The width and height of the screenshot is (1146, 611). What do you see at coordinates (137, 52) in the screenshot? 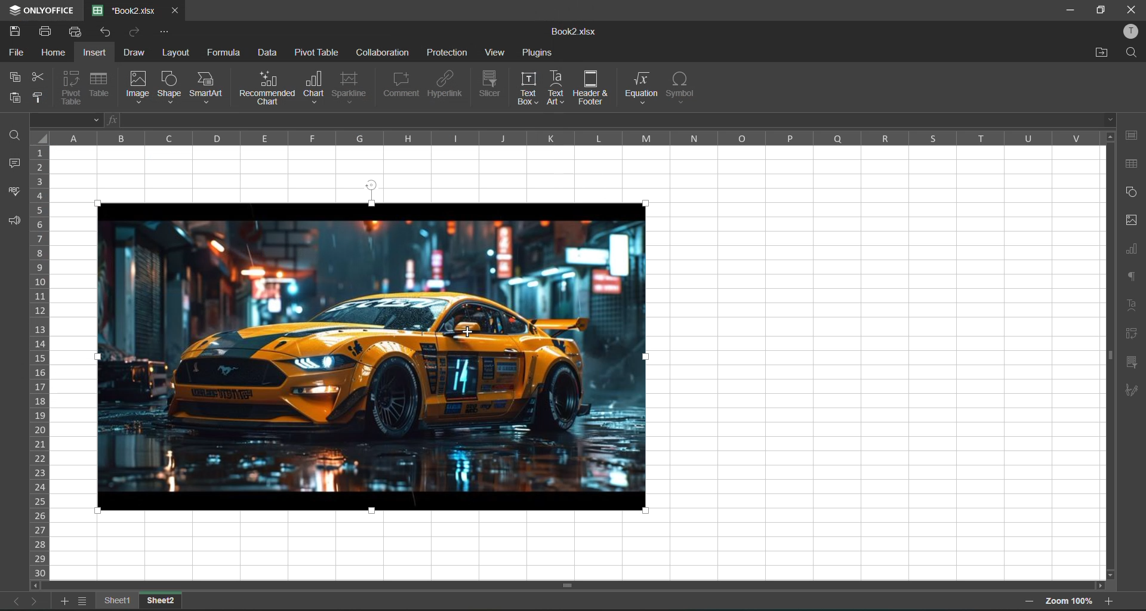
I see `draw` at bounding box center [137, 52].